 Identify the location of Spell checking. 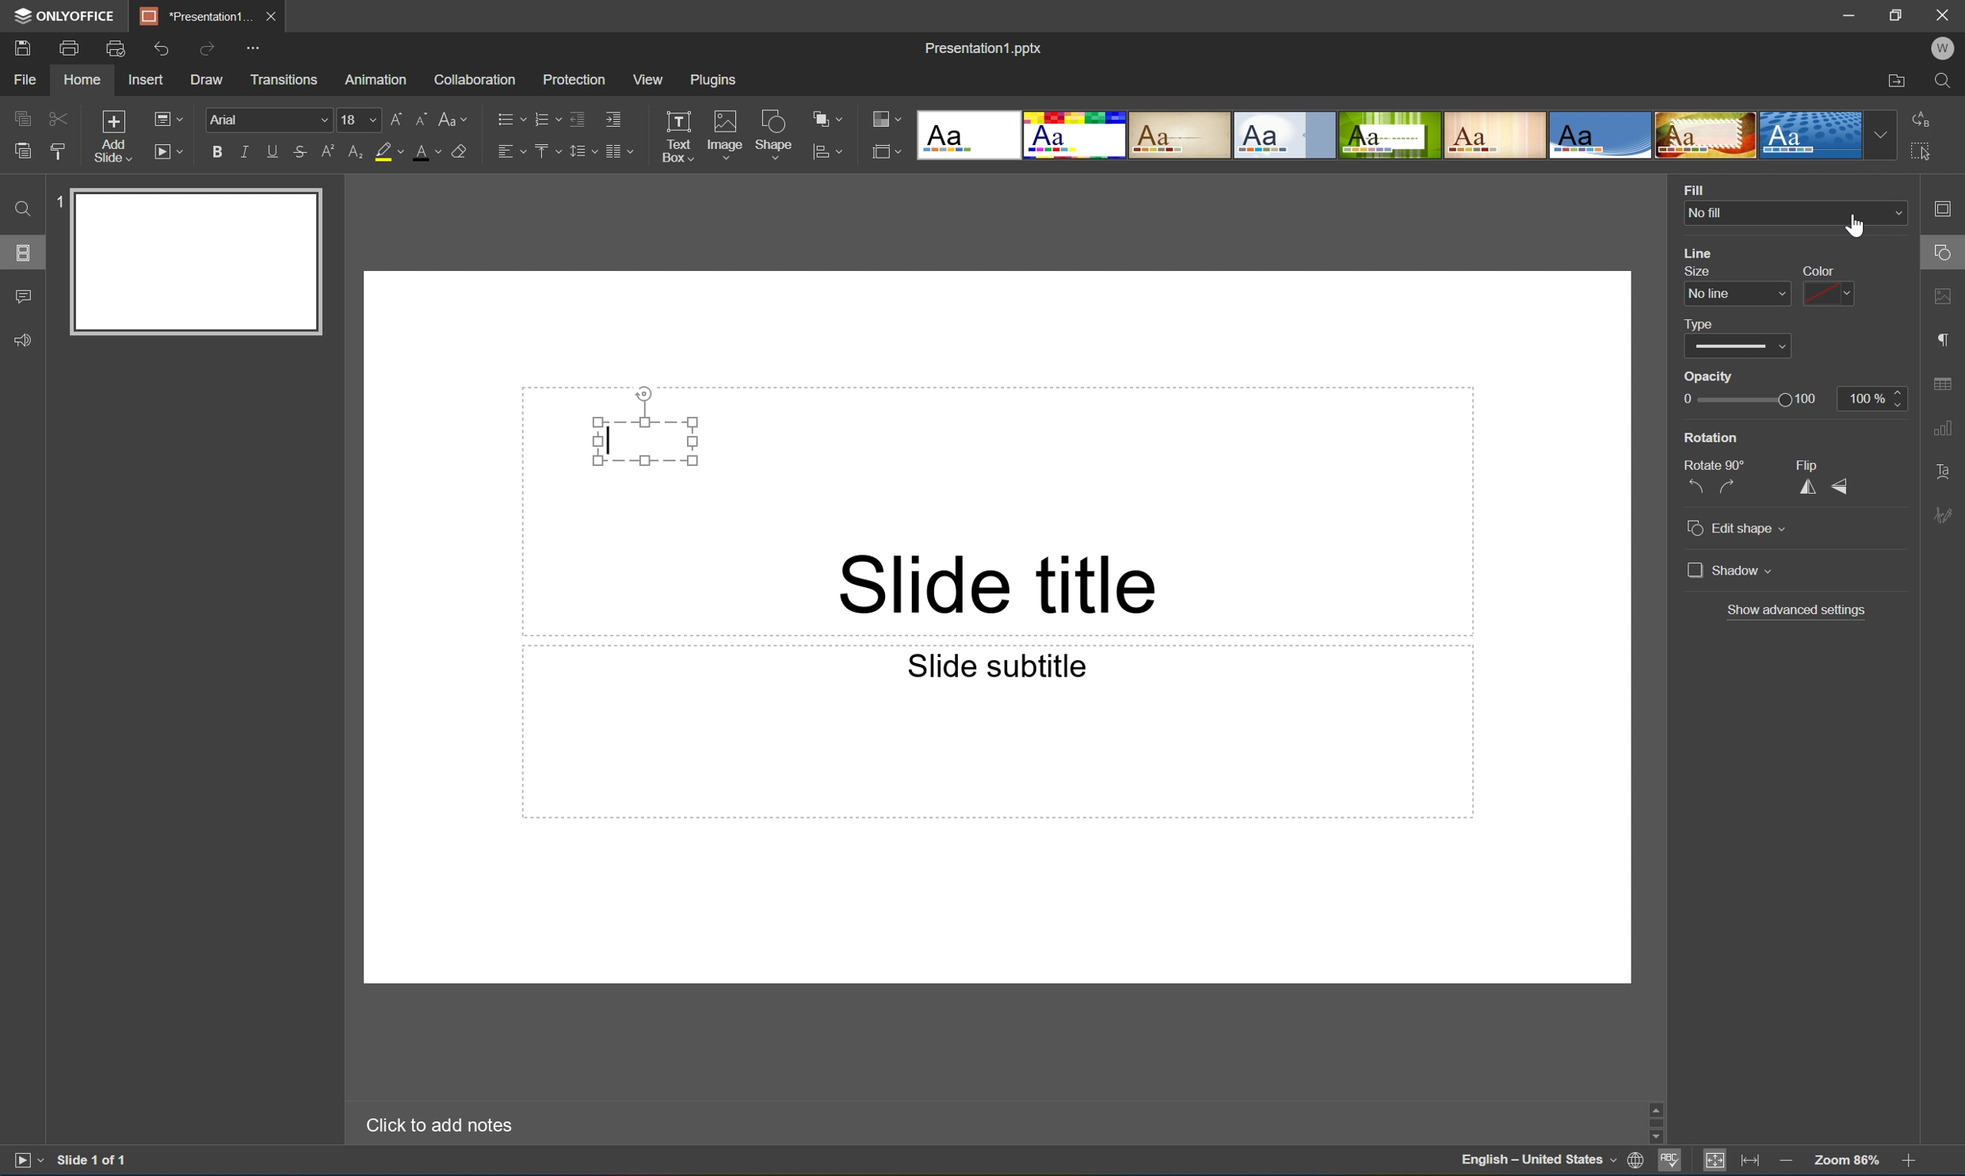
(1670, 1163).